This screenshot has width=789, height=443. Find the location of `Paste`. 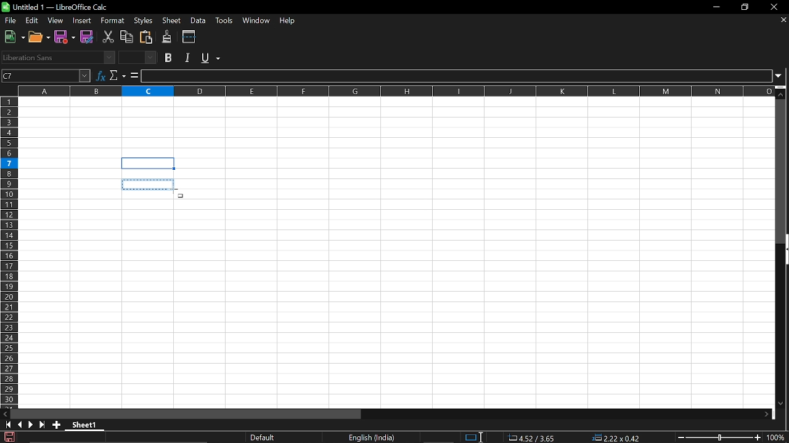

Paste is located at coordinates (145, 37).